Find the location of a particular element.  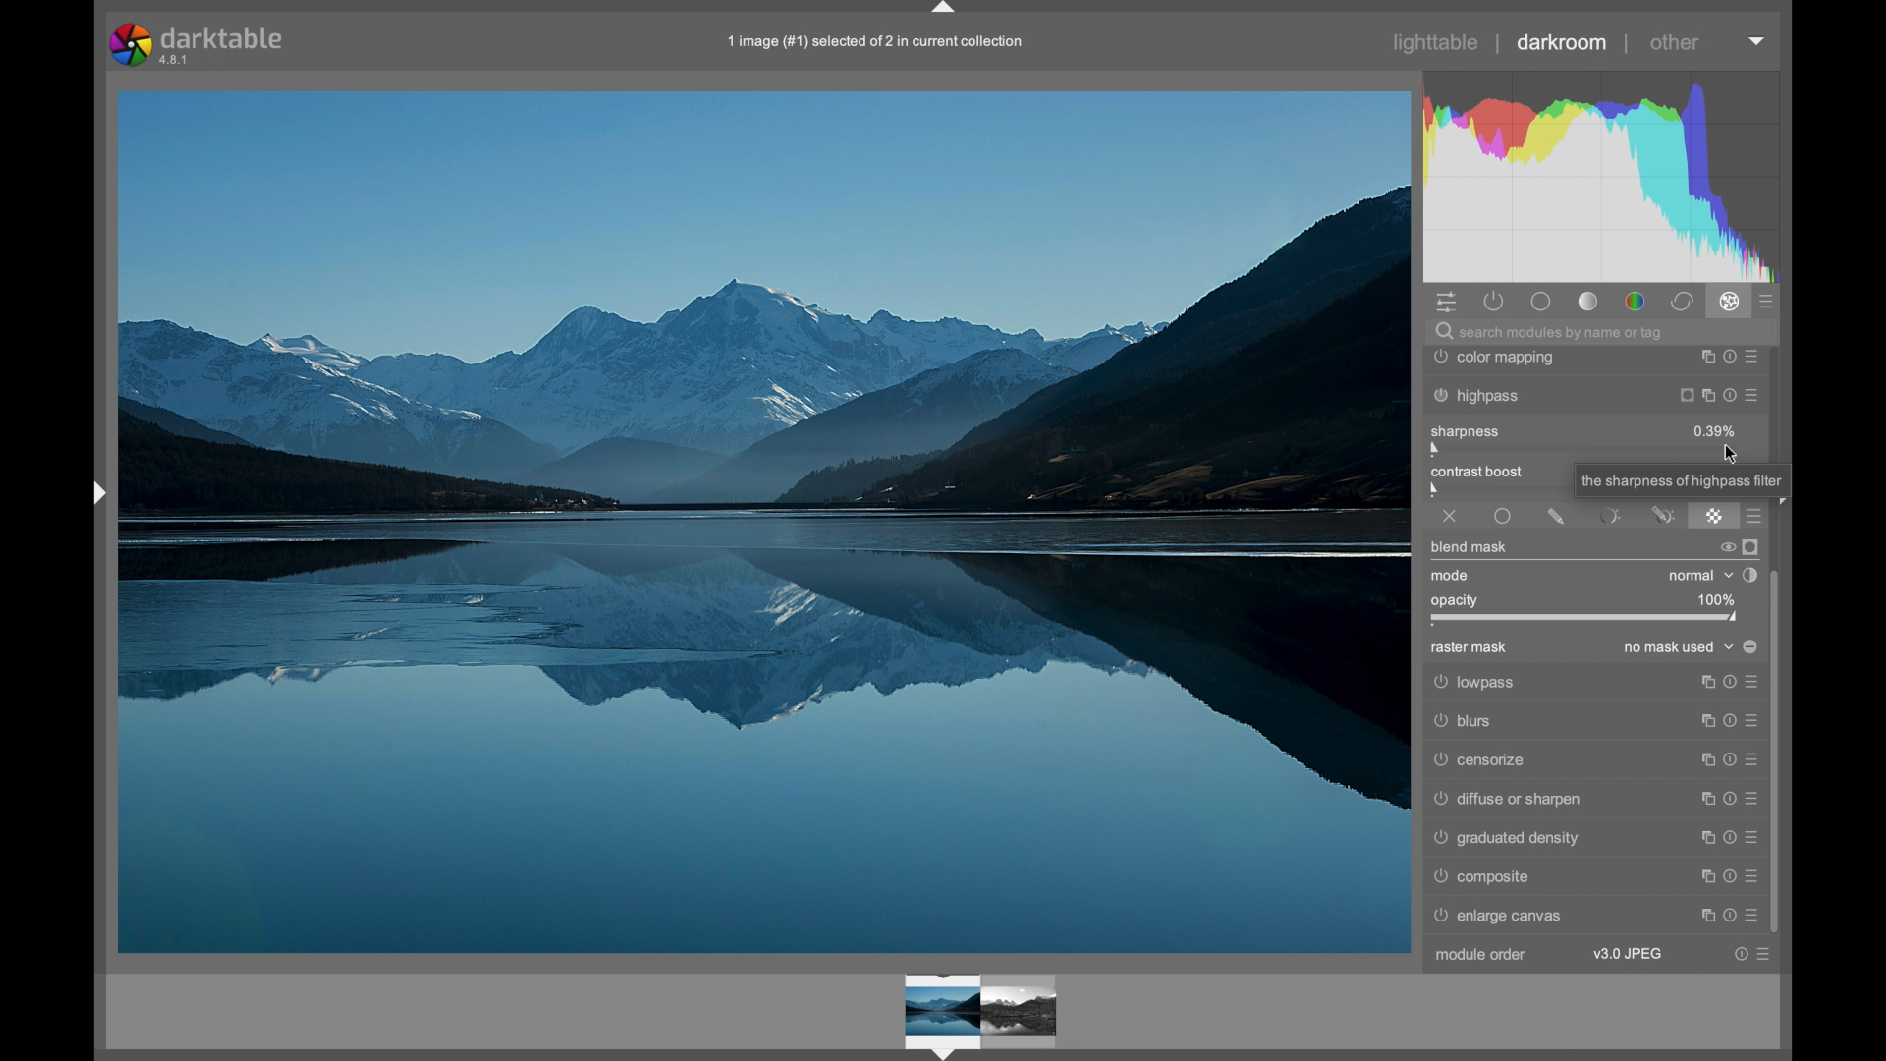

other is located at coordinates (1674, 42).